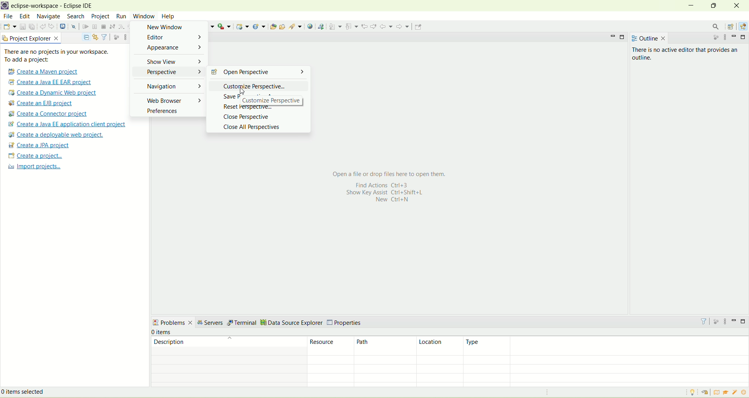 This screenshot has width=749, height=398. What do you see at coordinates (382, 193) in the screenshot?
I see `Show Key assist Ctrl+Shift+L` at bounding box center [382, 193].